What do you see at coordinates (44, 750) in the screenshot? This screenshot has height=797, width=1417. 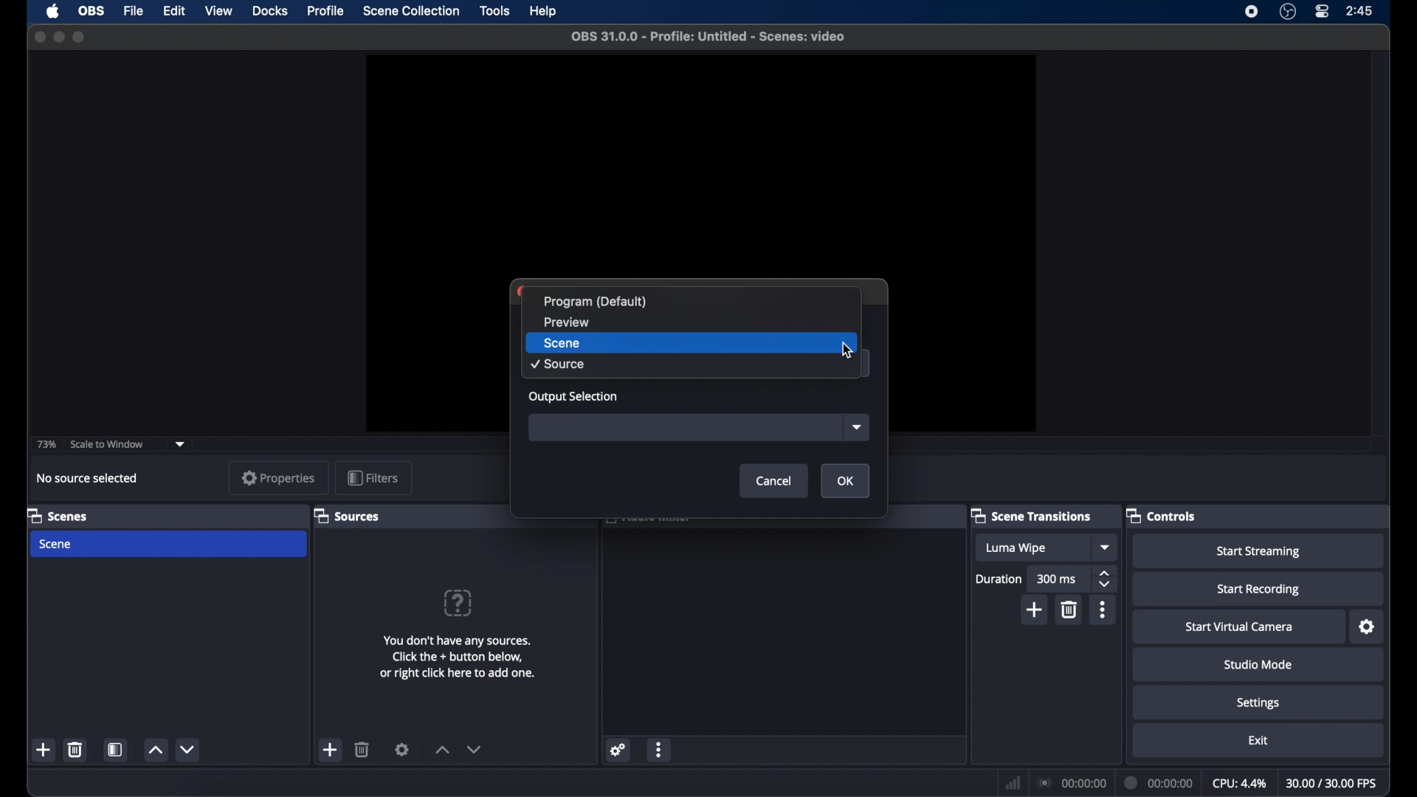 I see `add` at bounding box center [44, 750].